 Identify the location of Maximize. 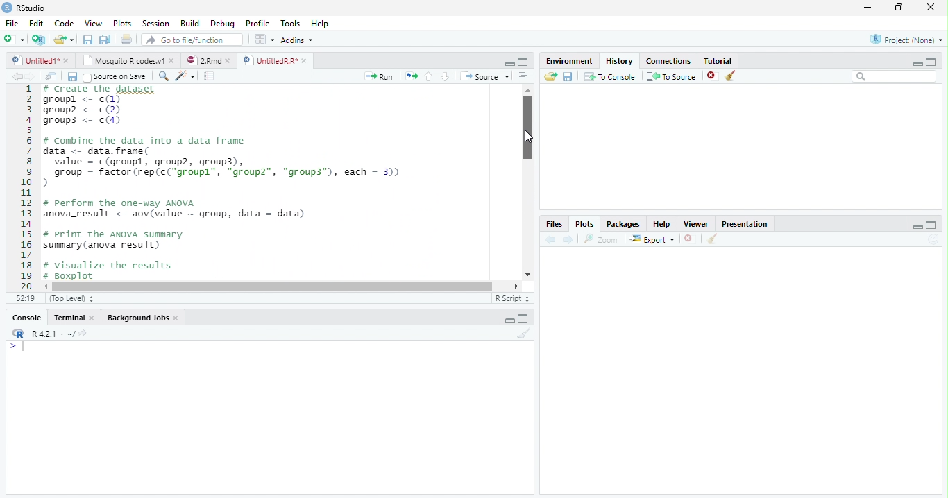
(523, 62).